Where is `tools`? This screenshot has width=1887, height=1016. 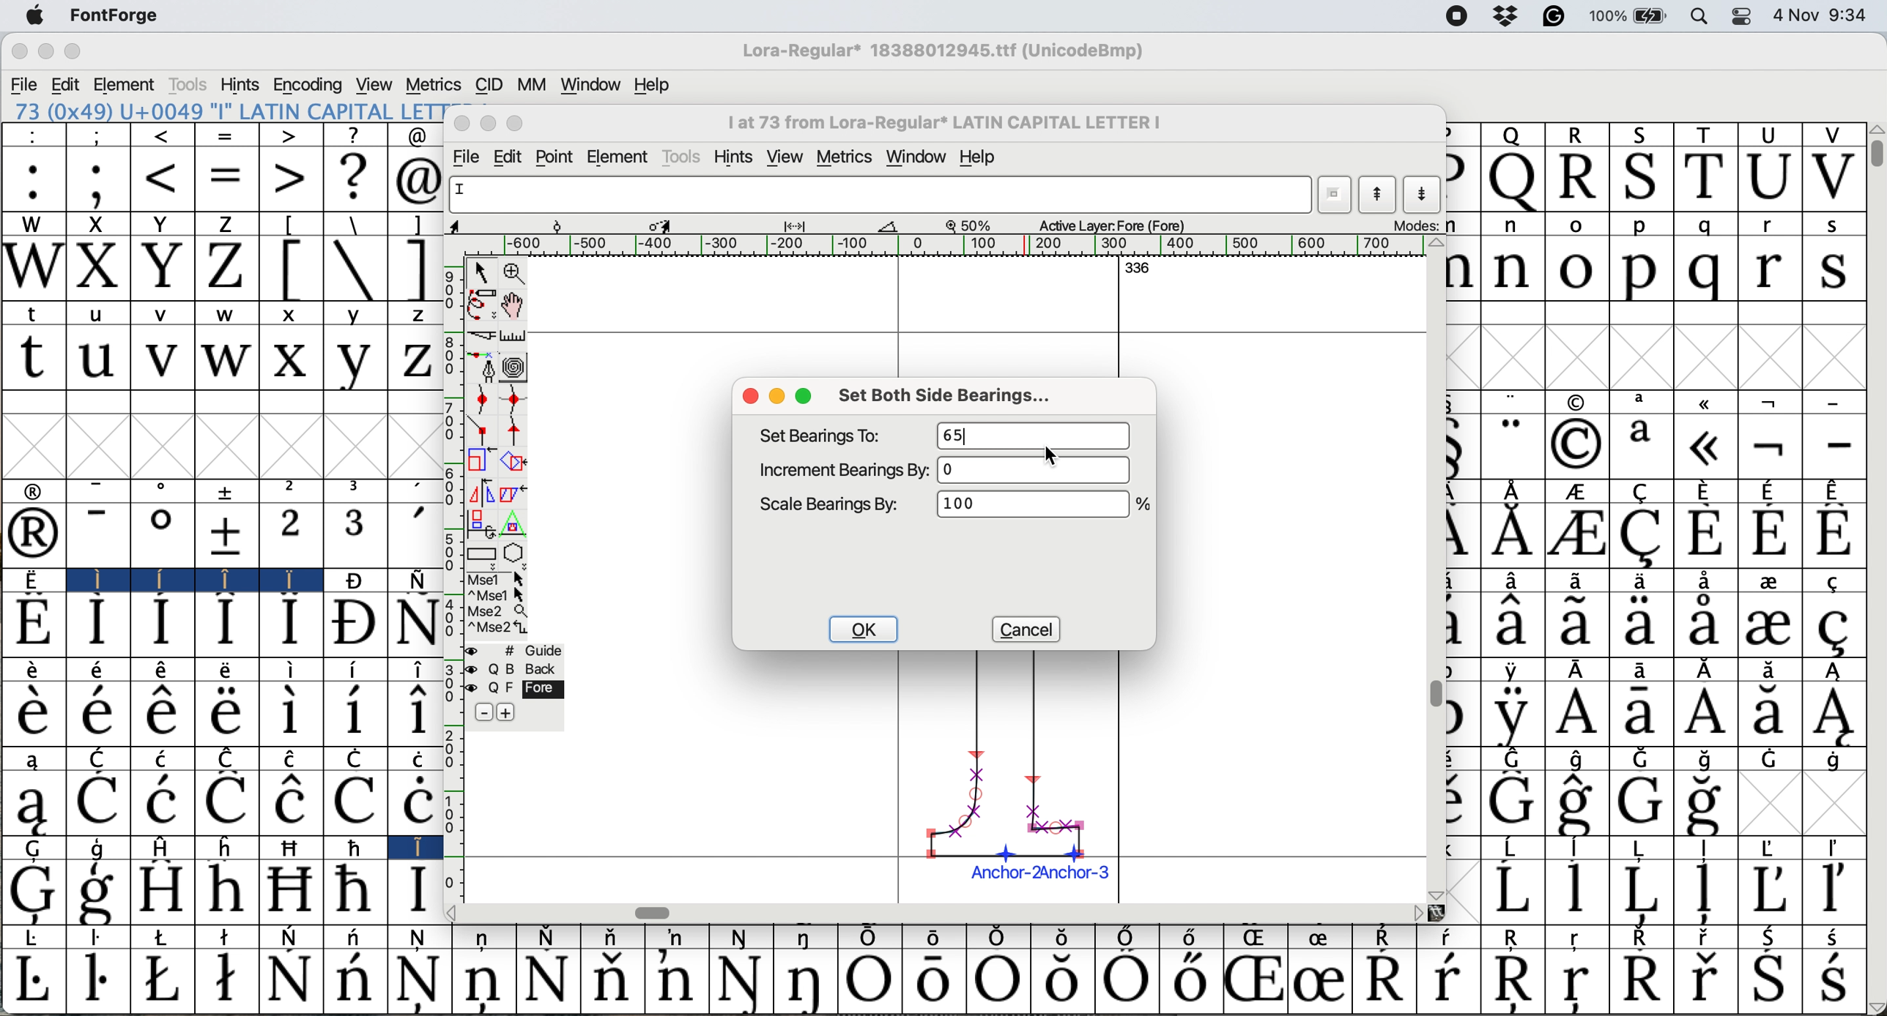
tools is located at coordinates (681, 156).